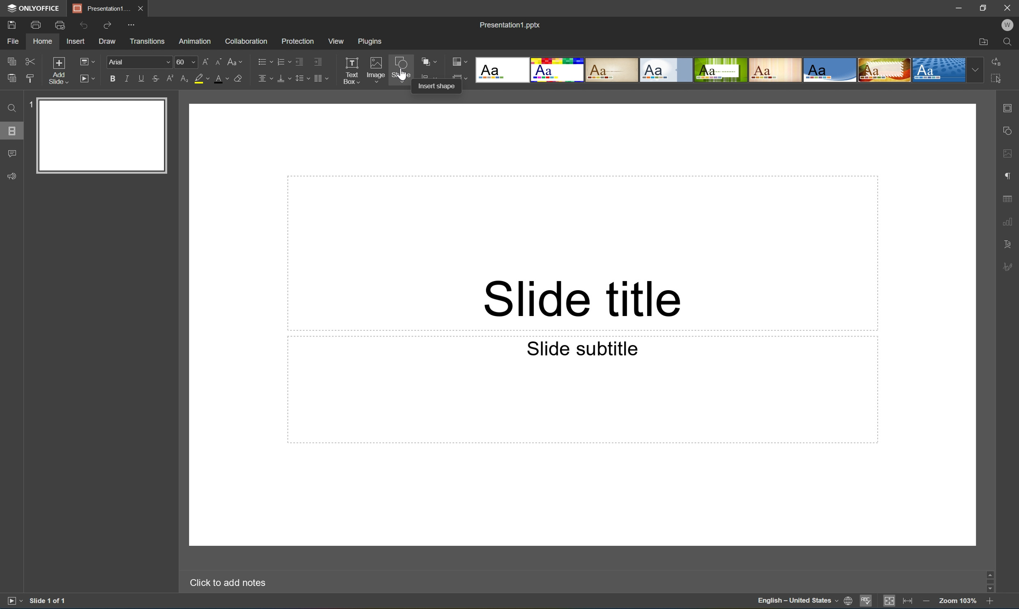 This screenshot has width=1019, height=609. What do you see at coordinates (335, 40) in the screenshot?
I see `View` at bounding box center [335, 40].